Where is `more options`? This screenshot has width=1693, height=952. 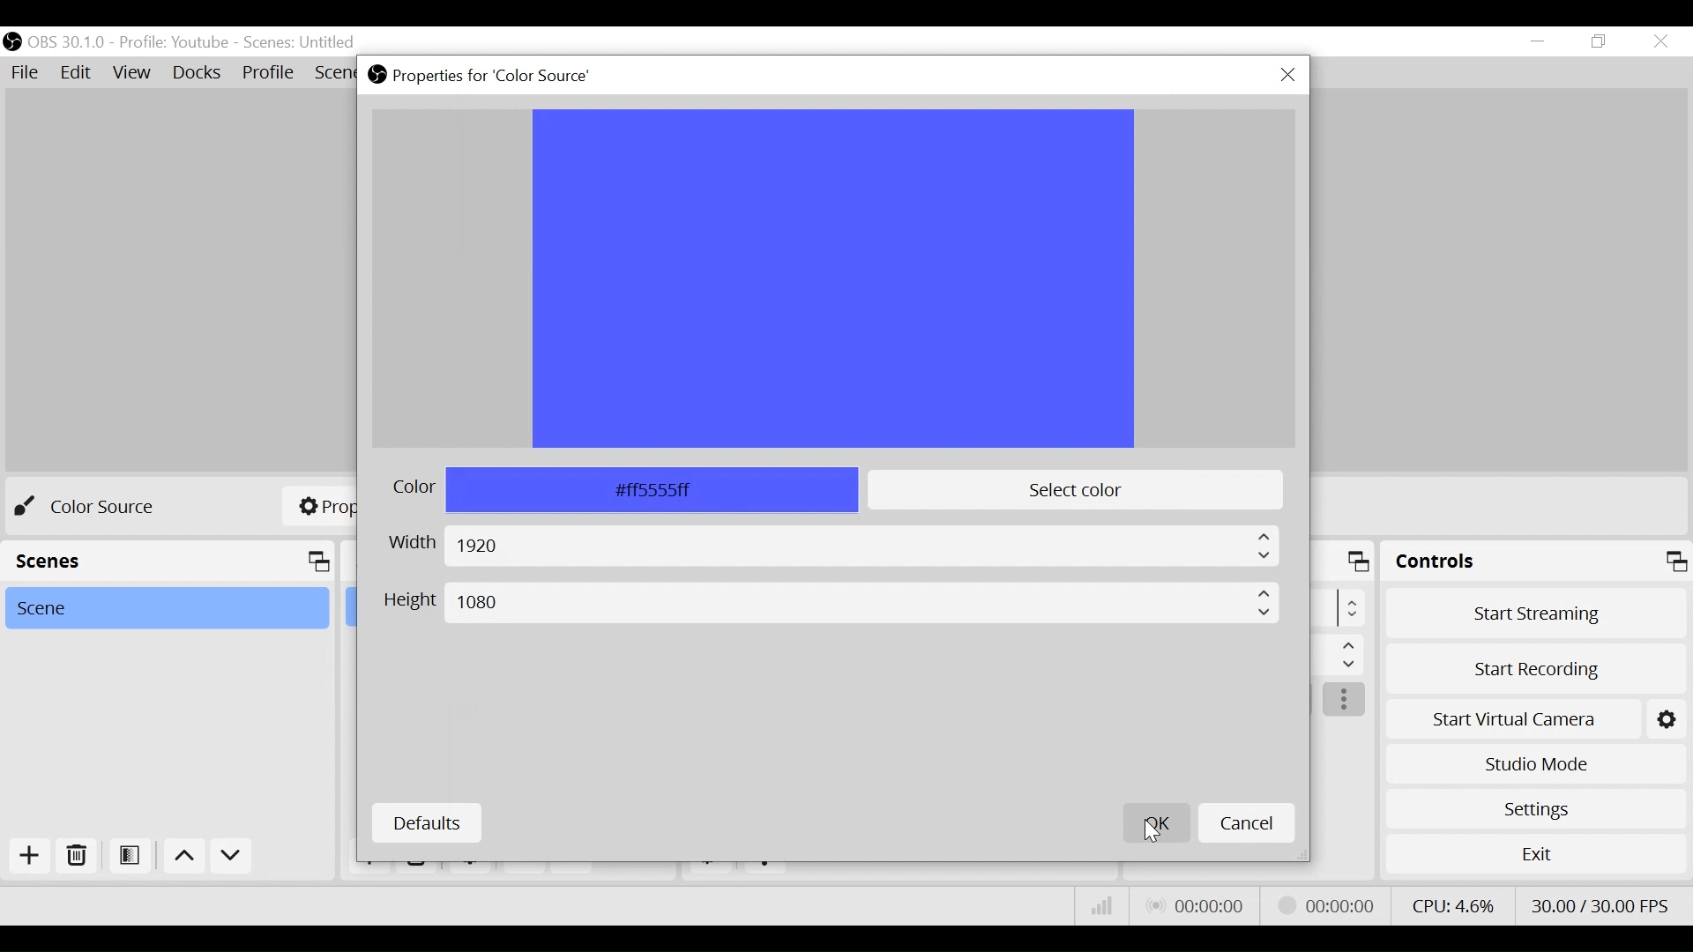 more options is located at coordinates (1346, 702).